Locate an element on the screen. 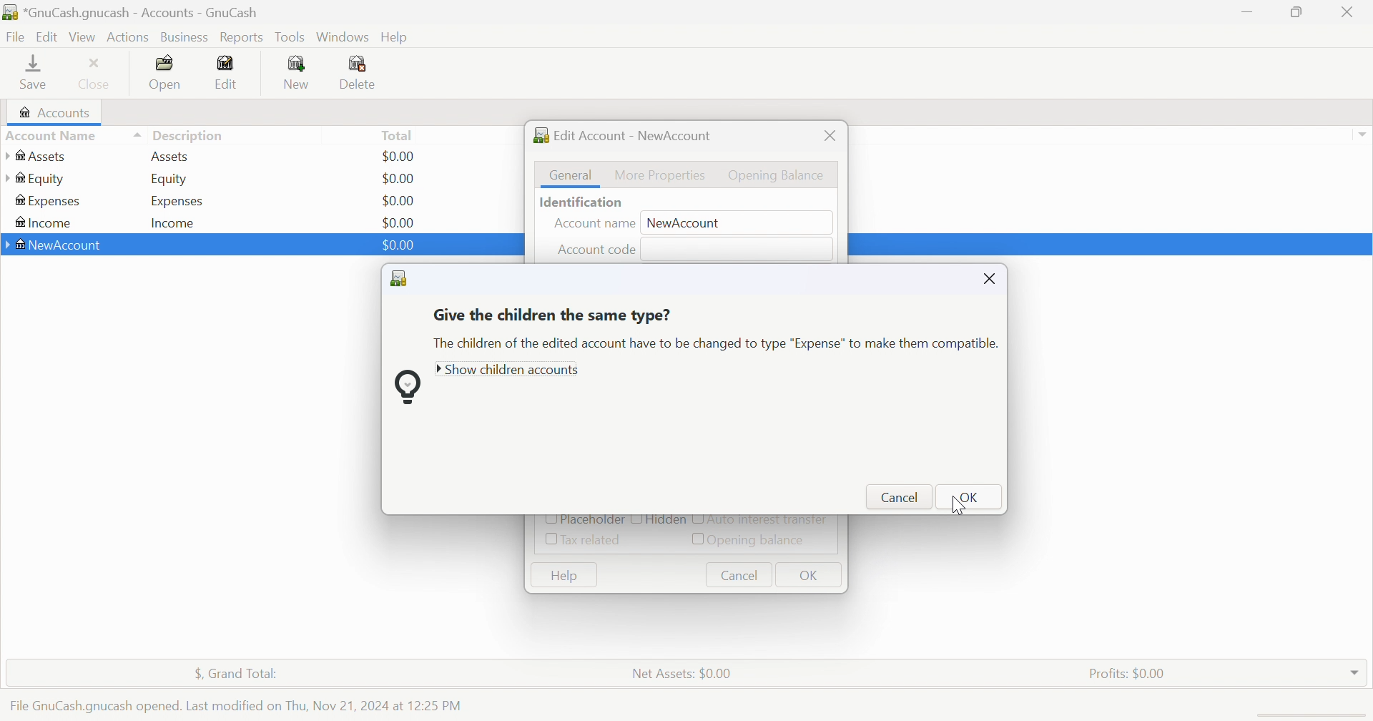  checkbox is located at coordinates (697, 521).